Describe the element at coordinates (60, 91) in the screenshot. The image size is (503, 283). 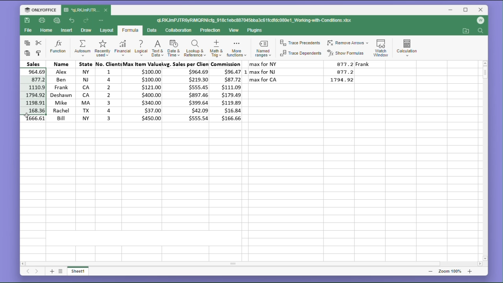
I see `names` at that location.